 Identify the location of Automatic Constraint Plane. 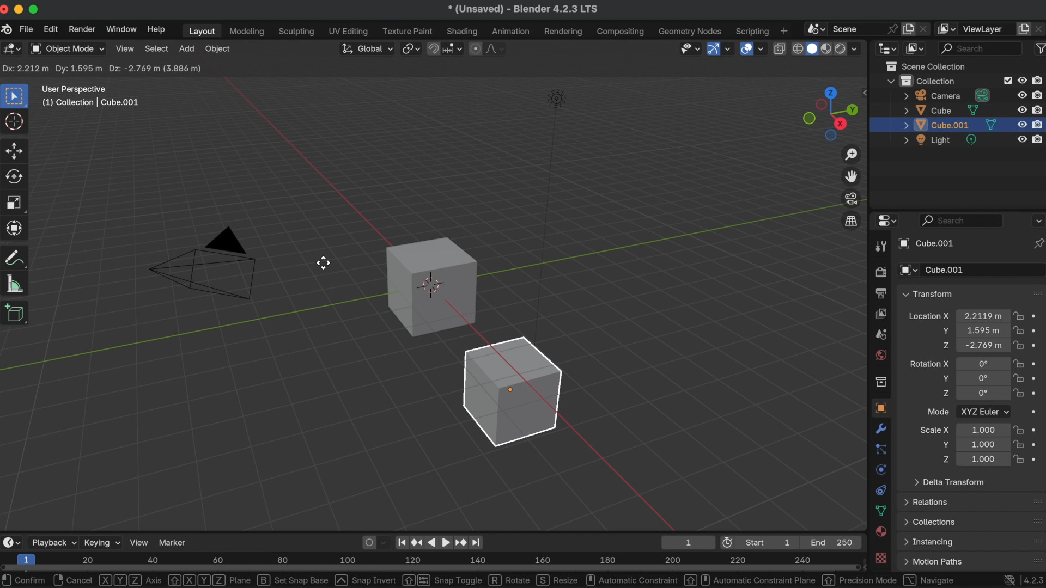
(750, 580).